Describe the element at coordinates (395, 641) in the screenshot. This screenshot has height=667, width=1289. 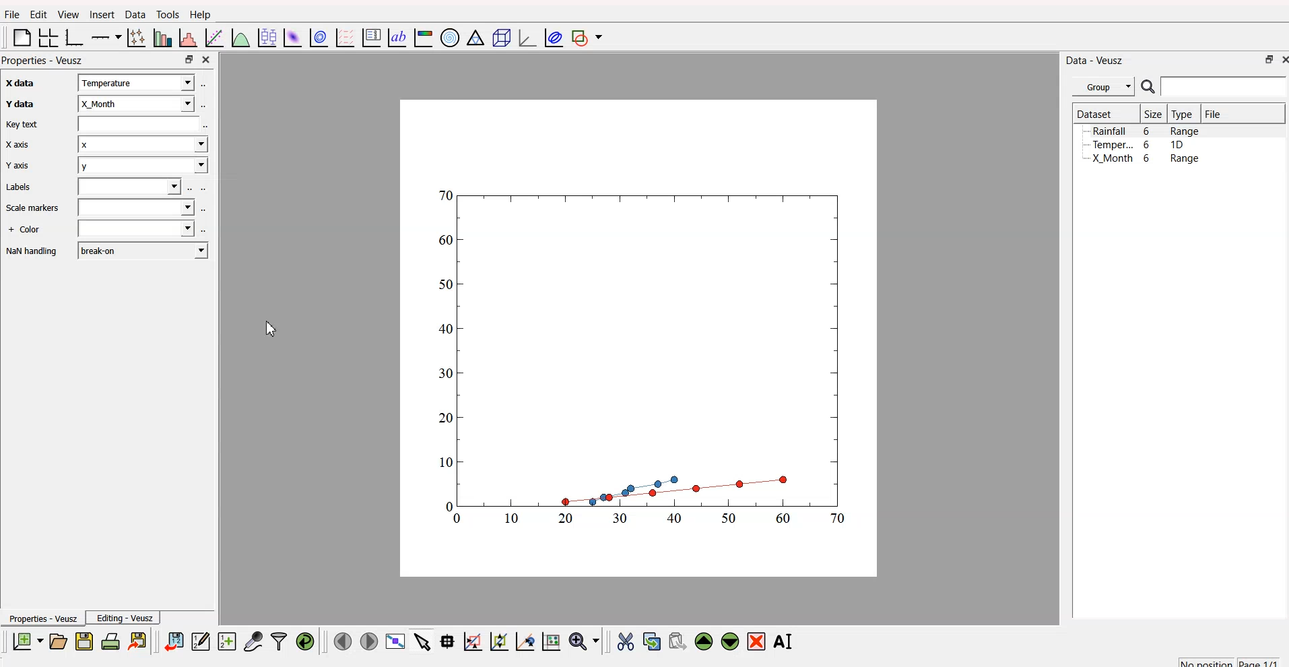
I see `view plot full screen` at that location.